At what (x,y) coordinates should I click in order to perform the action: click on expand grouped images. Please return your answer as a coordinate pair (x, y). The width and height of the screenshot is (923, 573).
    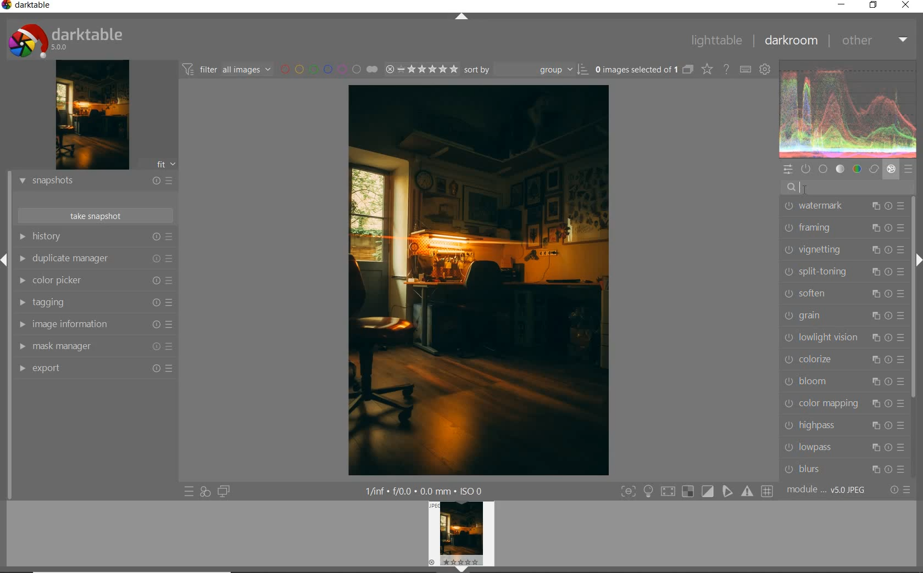
    Looking at the image, I should click on (644, 69).